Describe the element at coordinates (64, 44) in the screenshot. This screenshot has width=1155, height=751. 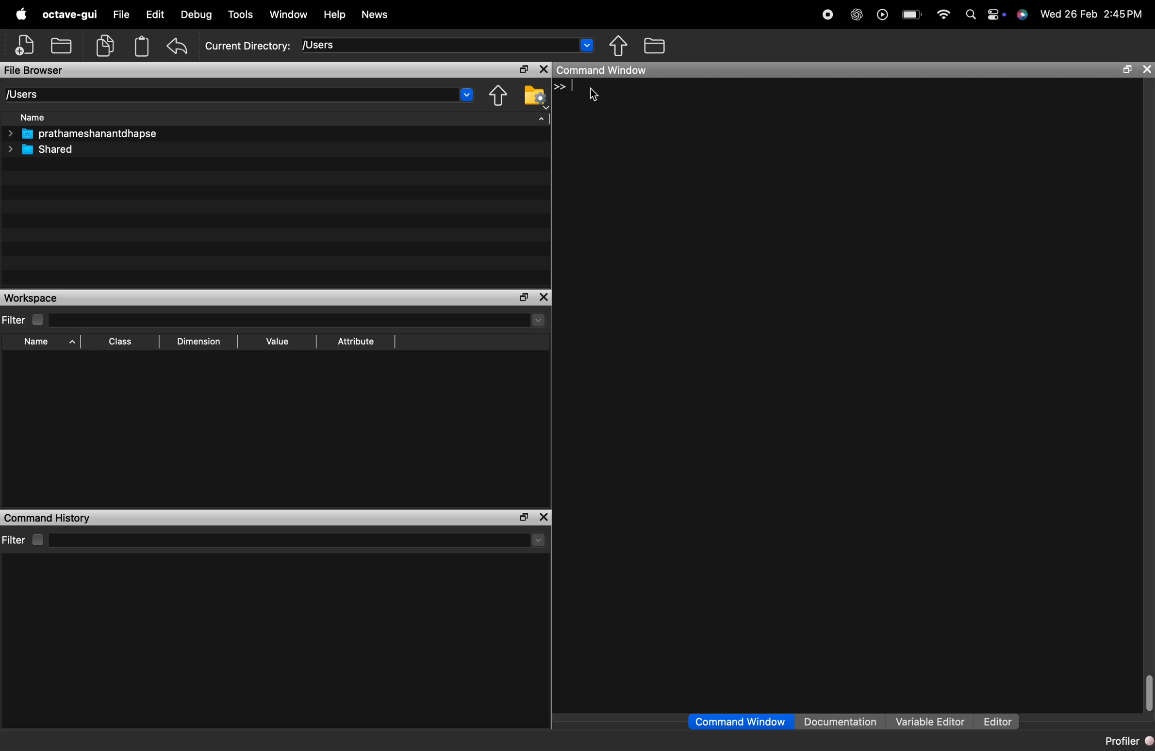
I see `save` at that location.